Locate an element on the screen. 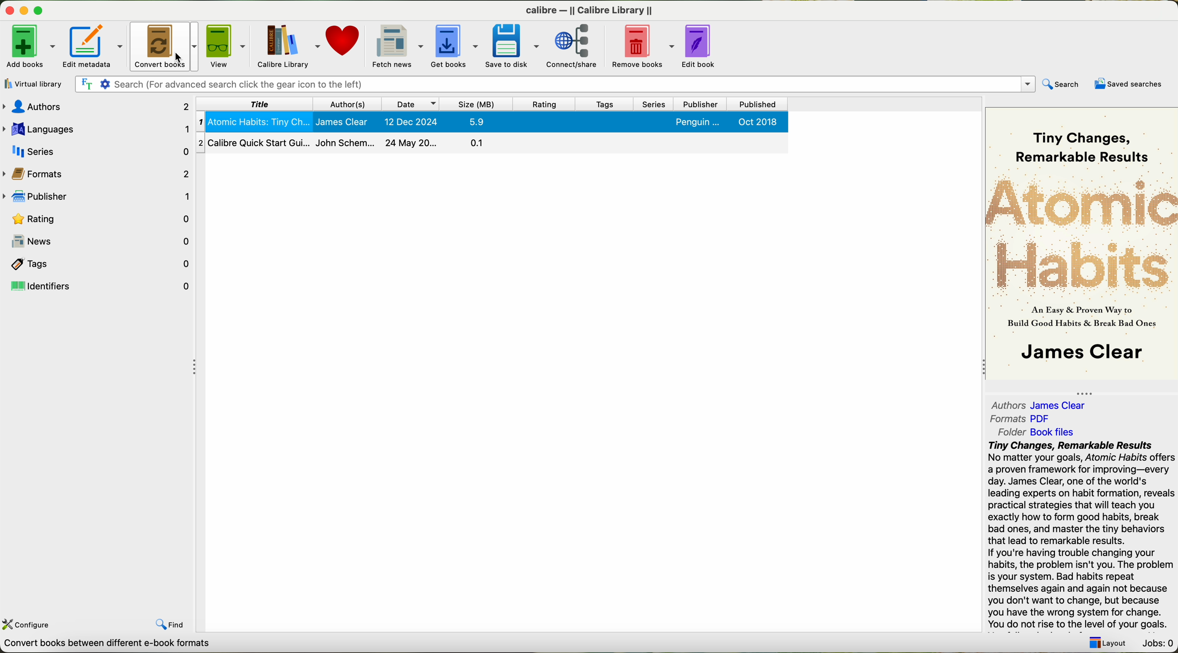 The height and width of the screenshot is (653, 1178). rating is located at coordinates (97, 218).